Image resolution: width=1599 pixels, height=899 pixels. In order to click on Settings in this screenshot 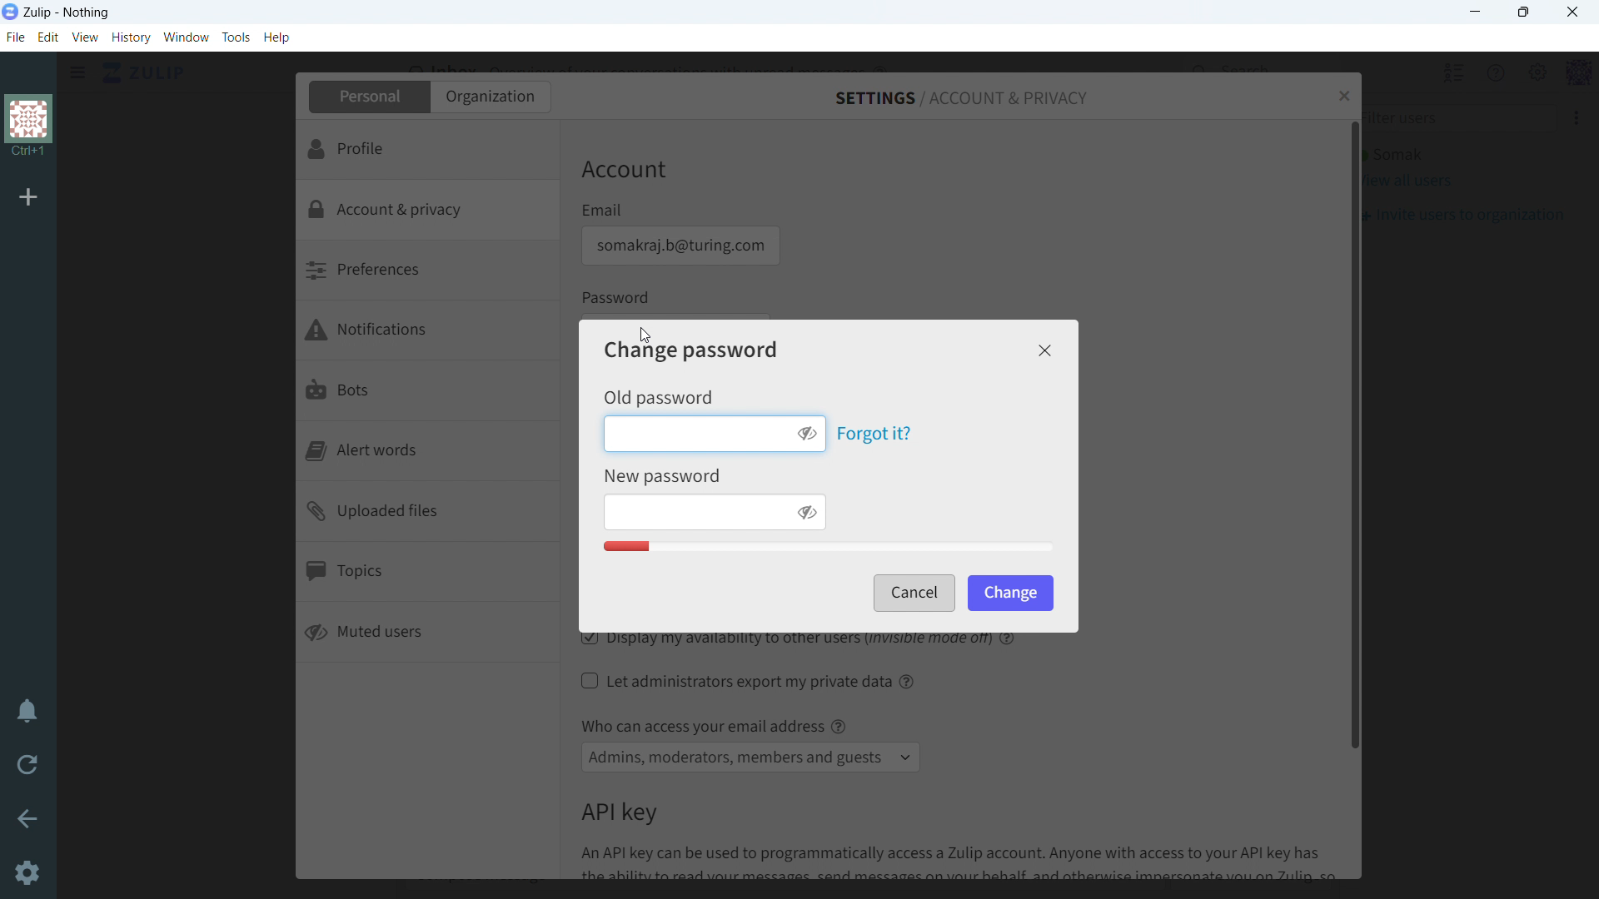, I will do `click(28, 872)`.